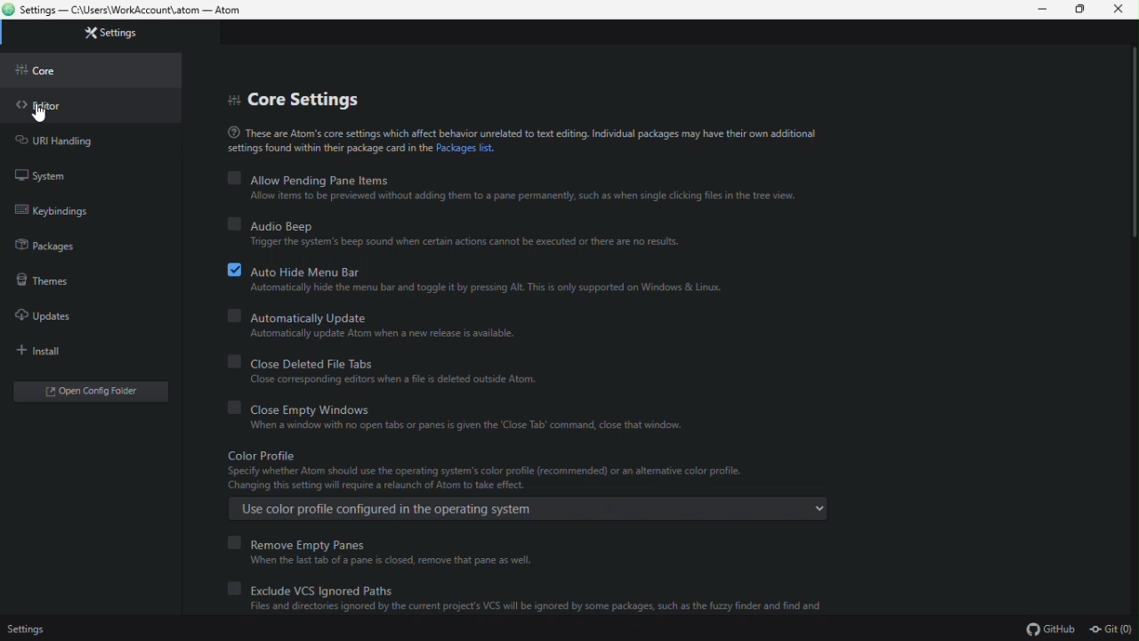 Image resolution: width=1139 pixels, height=641 pixels. Describe the element at coordinates (1132, 147) in the screenshot. I see `Scroll bar` at that location.